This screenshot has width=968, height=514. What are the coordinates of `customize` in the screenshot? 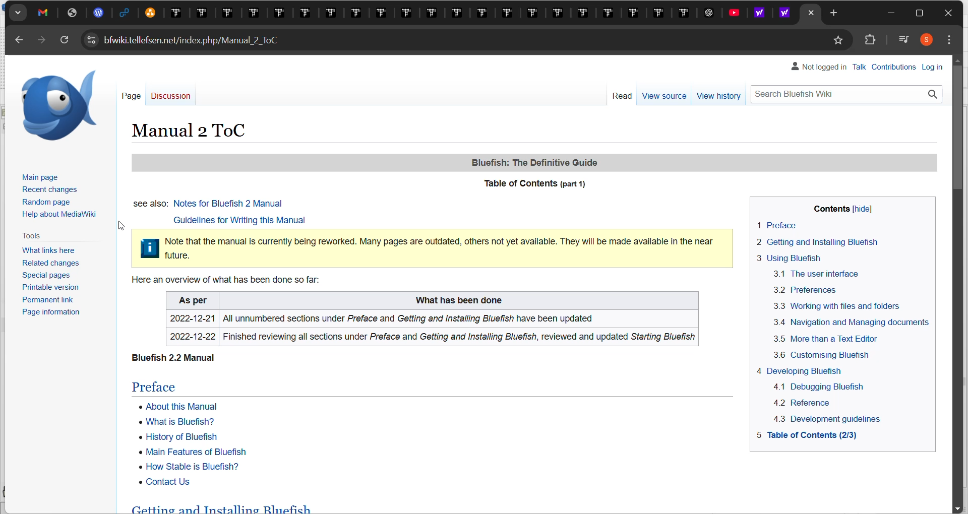 It's located at (952, 41).